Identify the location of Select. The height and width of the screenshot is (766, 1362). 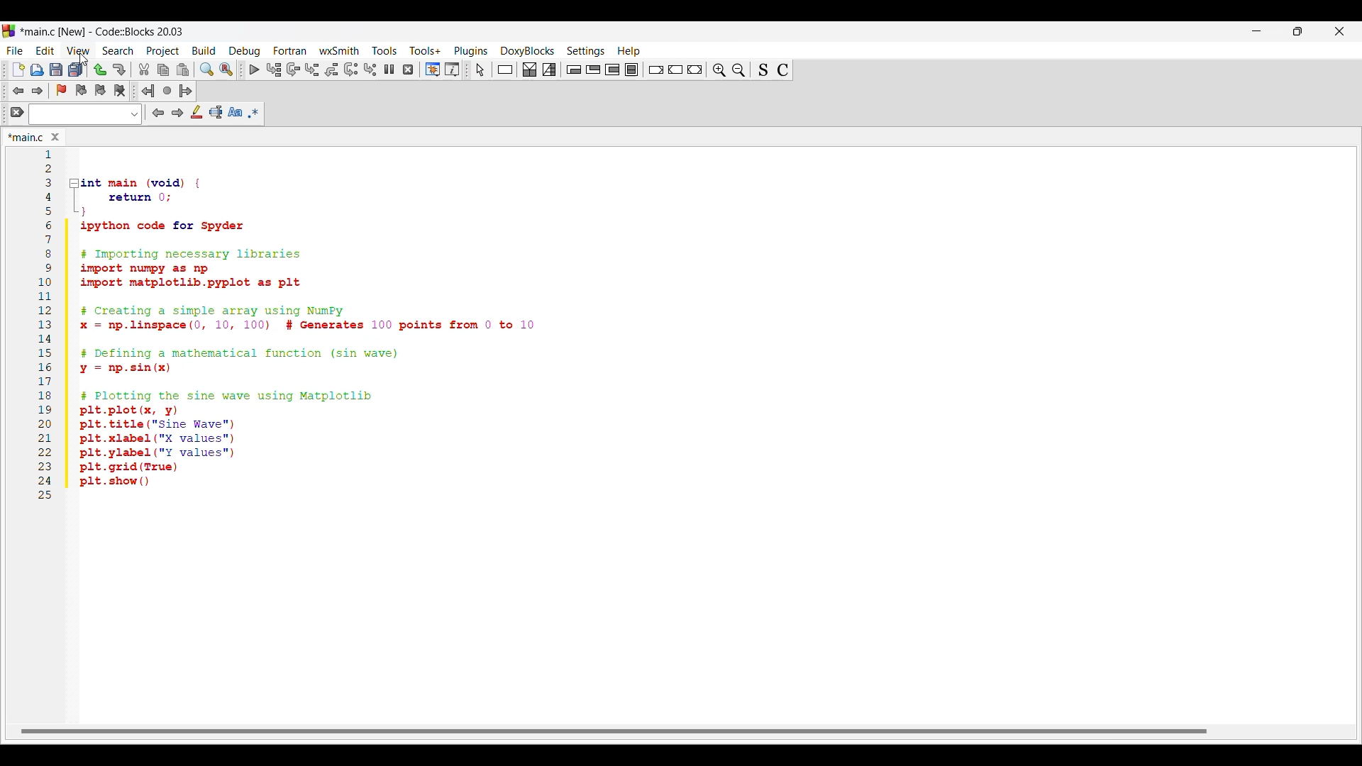
(480, 70).